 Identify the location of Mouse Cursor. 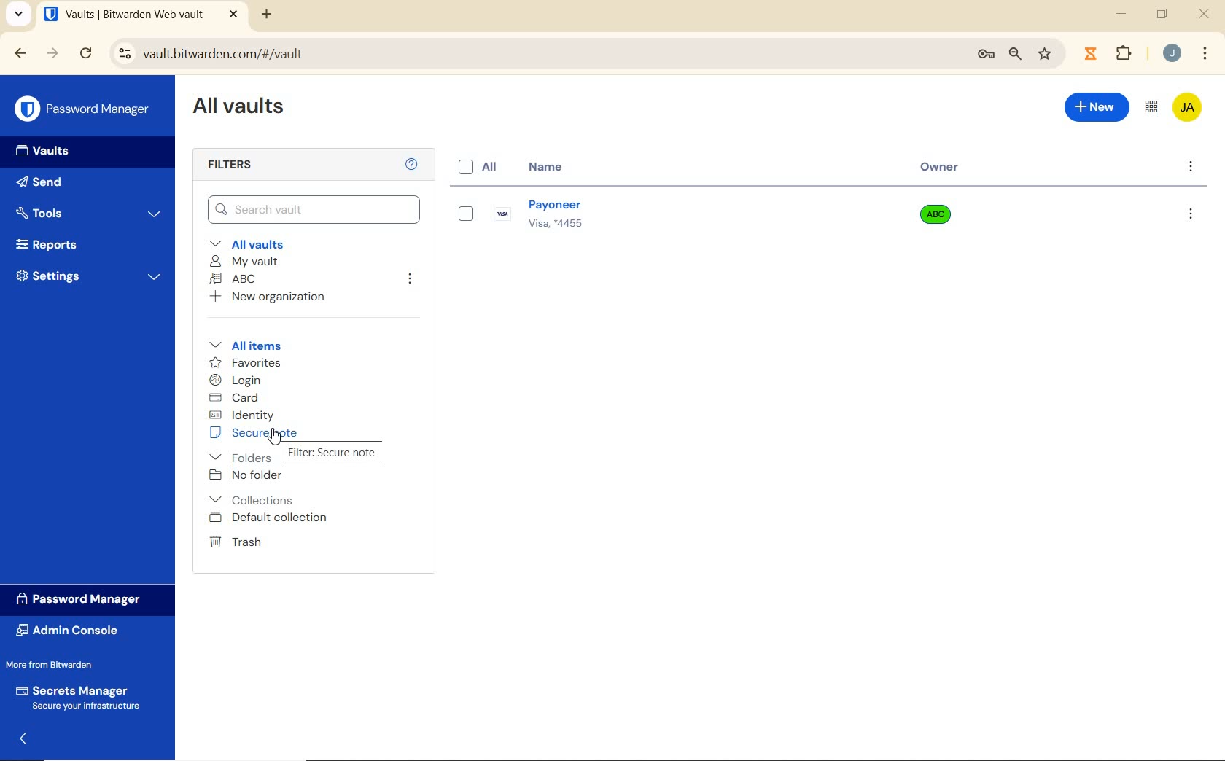
(276, 440).